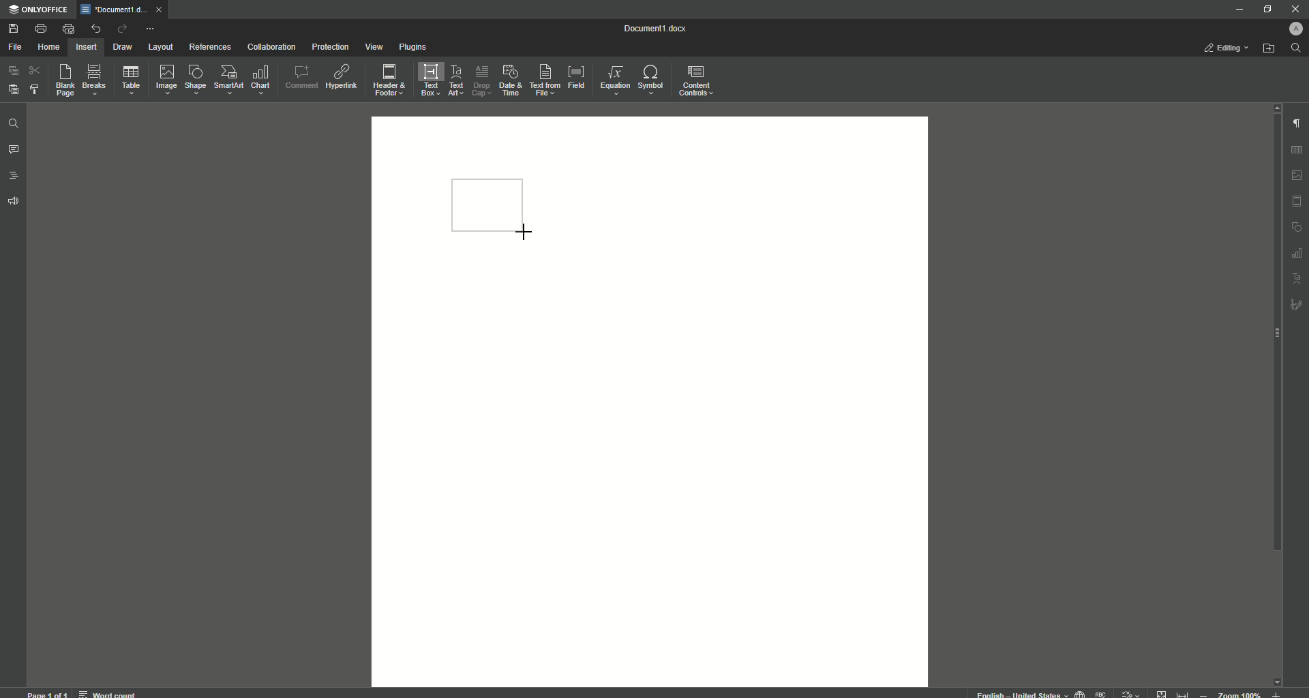 The image size is (1309, 698). What do you see at coordinates (1244, 693) in the screenshot?
I see `zoom out or zoom in` at bounding box center [1244, 693].